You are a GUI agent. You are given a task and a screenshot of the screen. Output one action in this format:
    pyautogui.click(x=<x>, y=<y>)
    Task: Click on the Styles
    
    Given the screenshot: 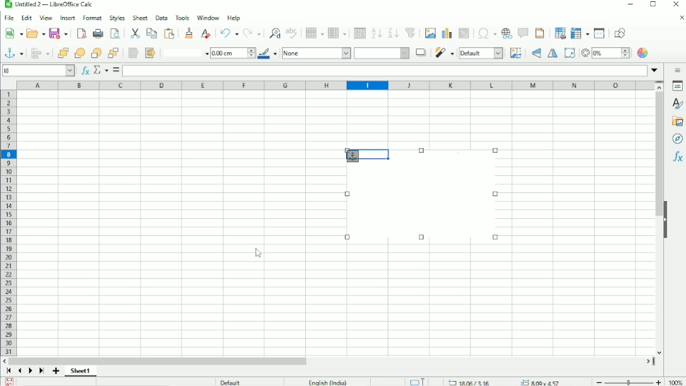 What is the action you would take?
    pyautogui.click(x=116, y=18)
    